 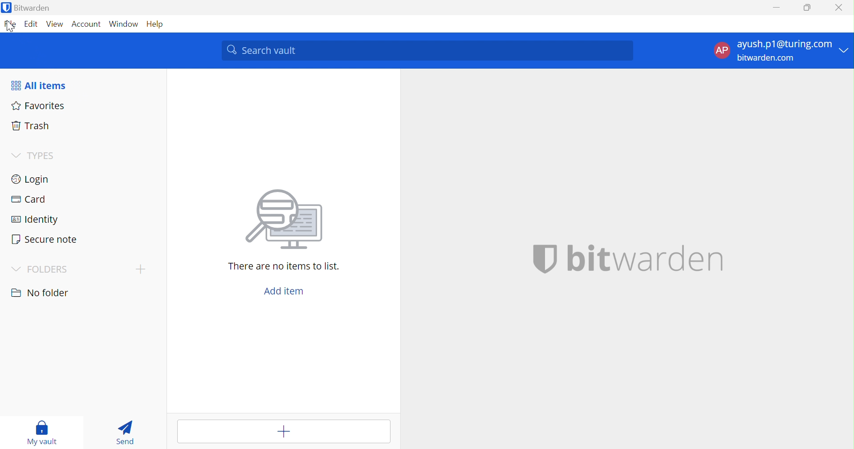 What do you see at coordinates (40, 432) in the screenshot?
I see `My vault` at bounding box center [40, 432].